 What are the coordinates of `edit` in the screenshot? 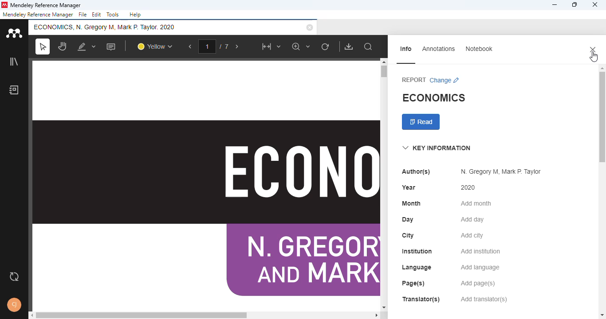 It's located at (97, 15).